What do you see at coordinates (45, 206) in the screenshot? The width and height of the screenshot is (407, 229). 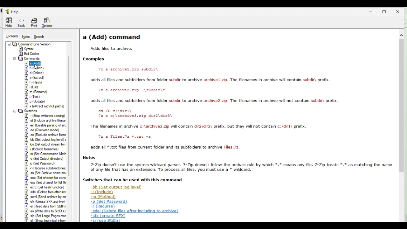 I see `si` at bounding box center [45, 206].